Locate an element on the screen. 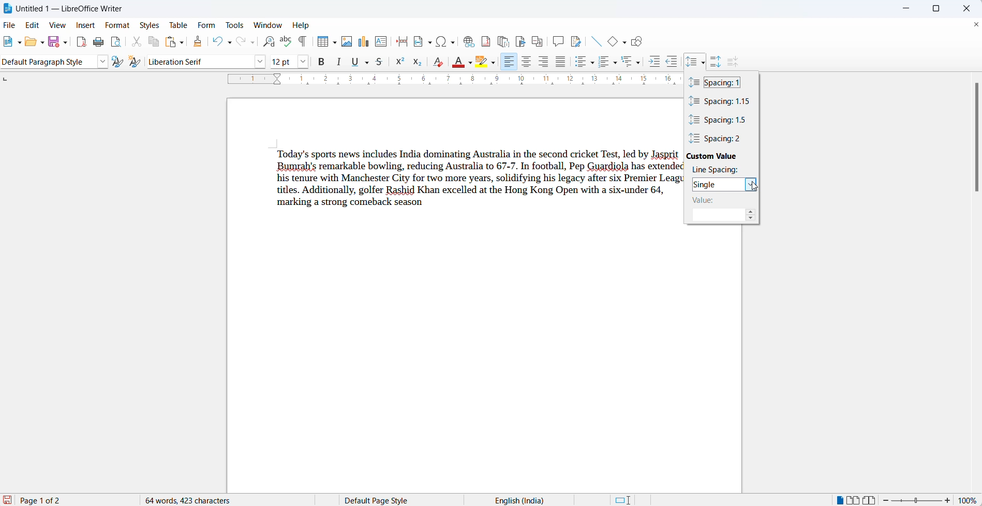 The width and height of the screenshot is (982, 506). increase indent is located at coordinates (654, 62).